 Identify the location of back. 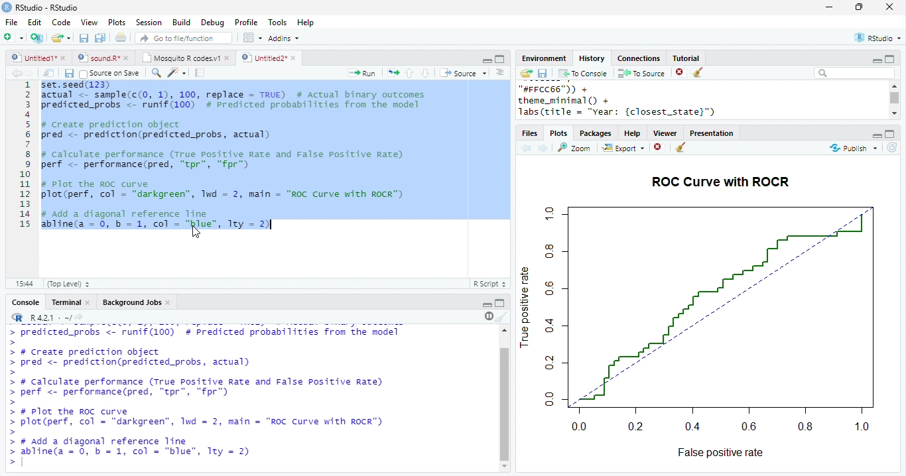
(526, 149).